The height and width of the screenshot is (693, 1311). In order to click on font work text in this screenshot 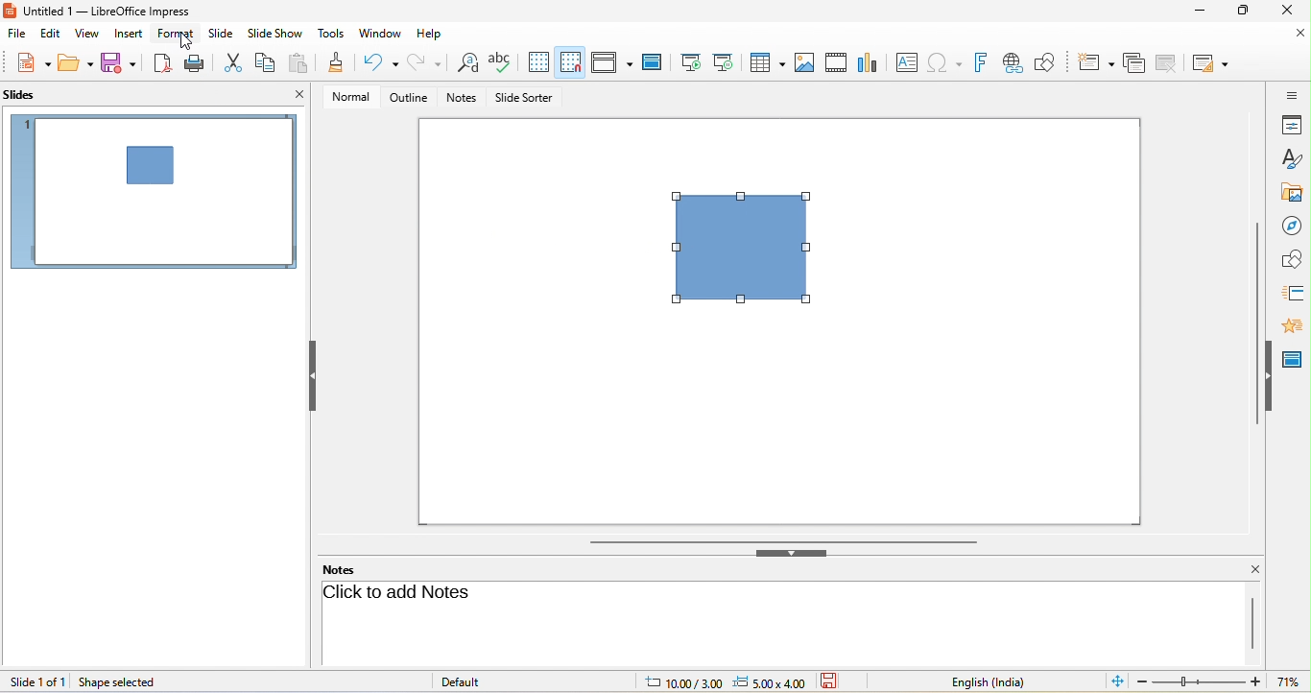, I will do `click(985, 64)`.